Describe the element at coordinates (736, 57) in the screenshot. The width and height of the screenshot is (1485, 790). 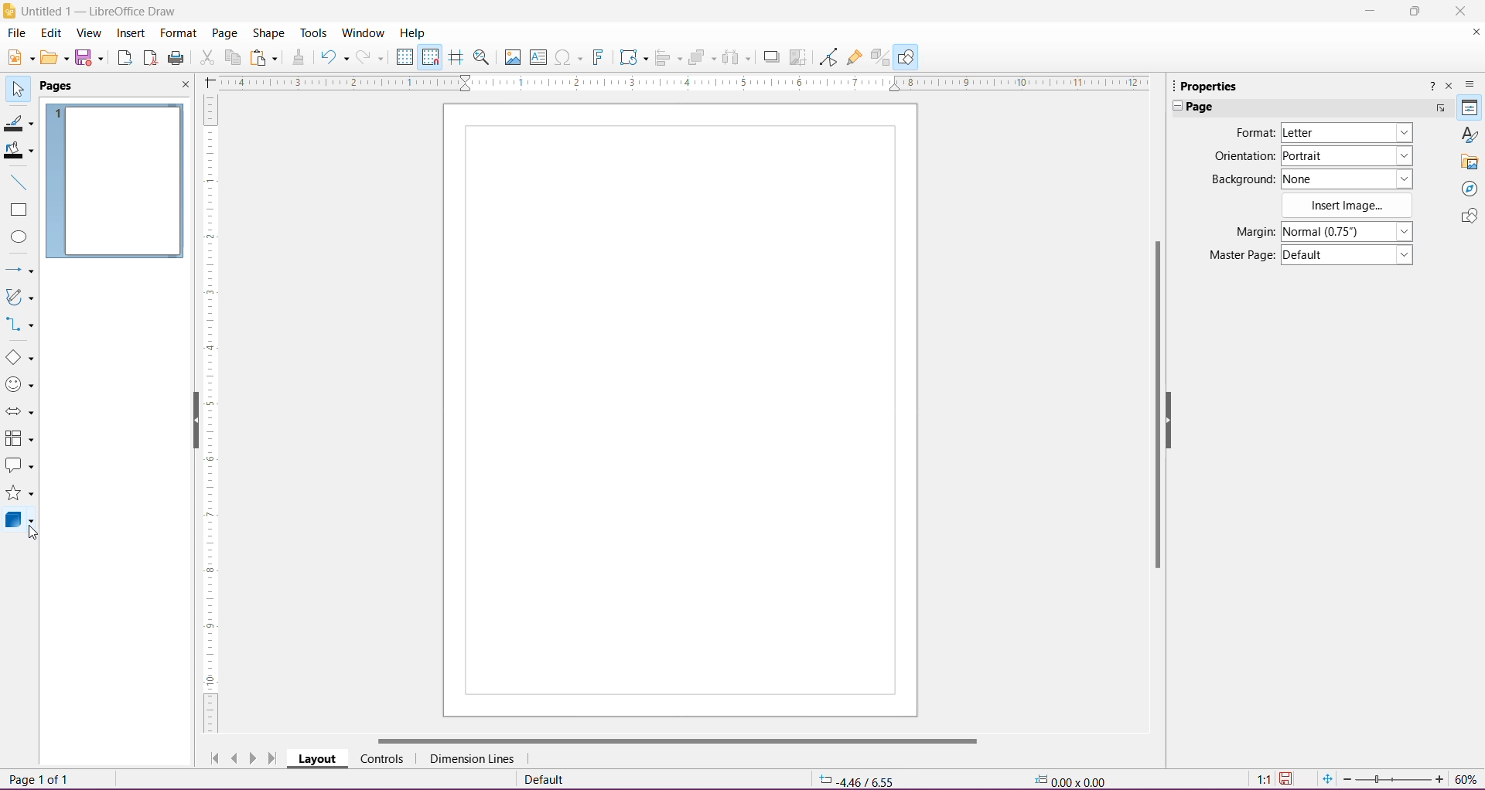
I see `Select atleast three objects to distribute` at that location.